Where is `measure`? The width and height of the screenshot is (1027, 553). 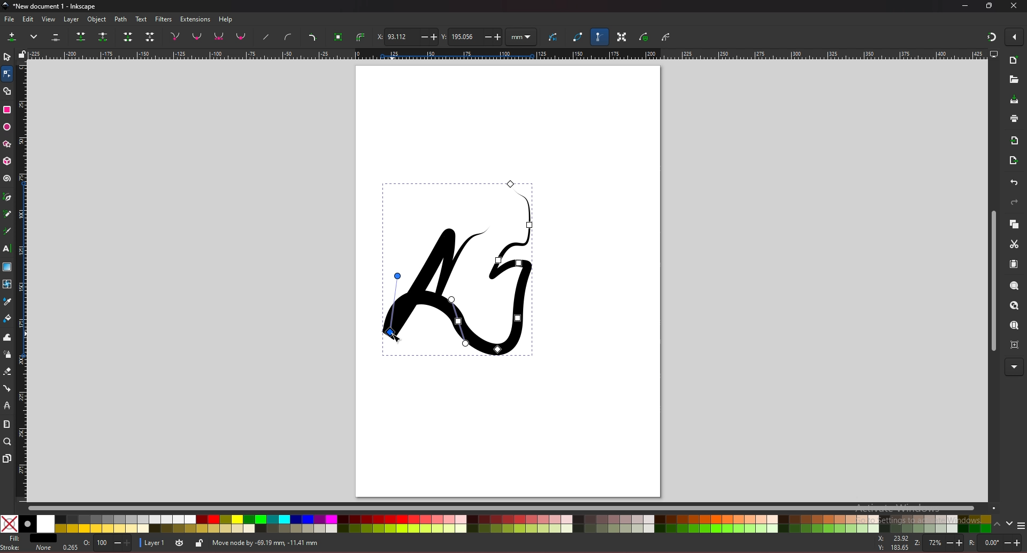
measure is located at coordinates (7, 423).